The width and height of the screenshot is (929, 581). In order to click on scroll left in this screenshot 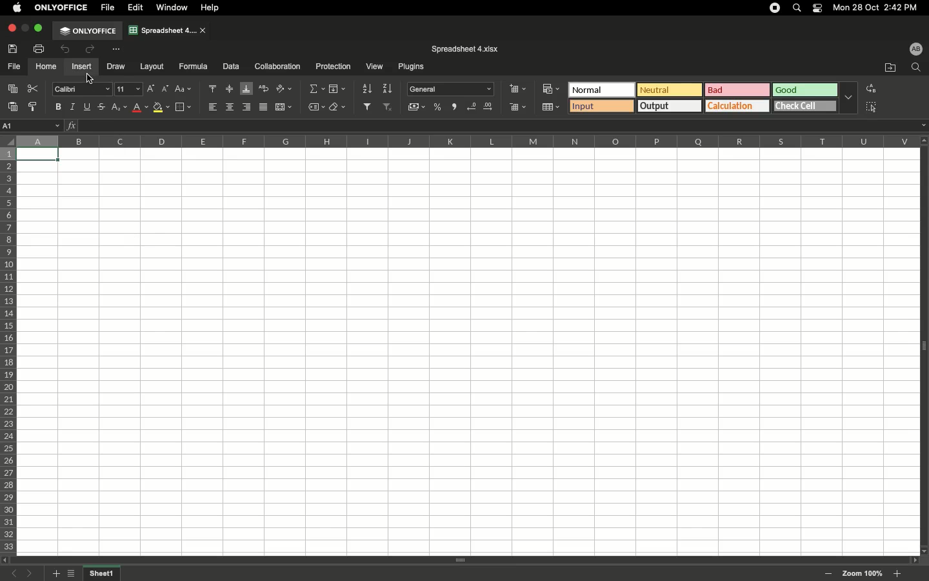, I will do `click(6, 560)`.